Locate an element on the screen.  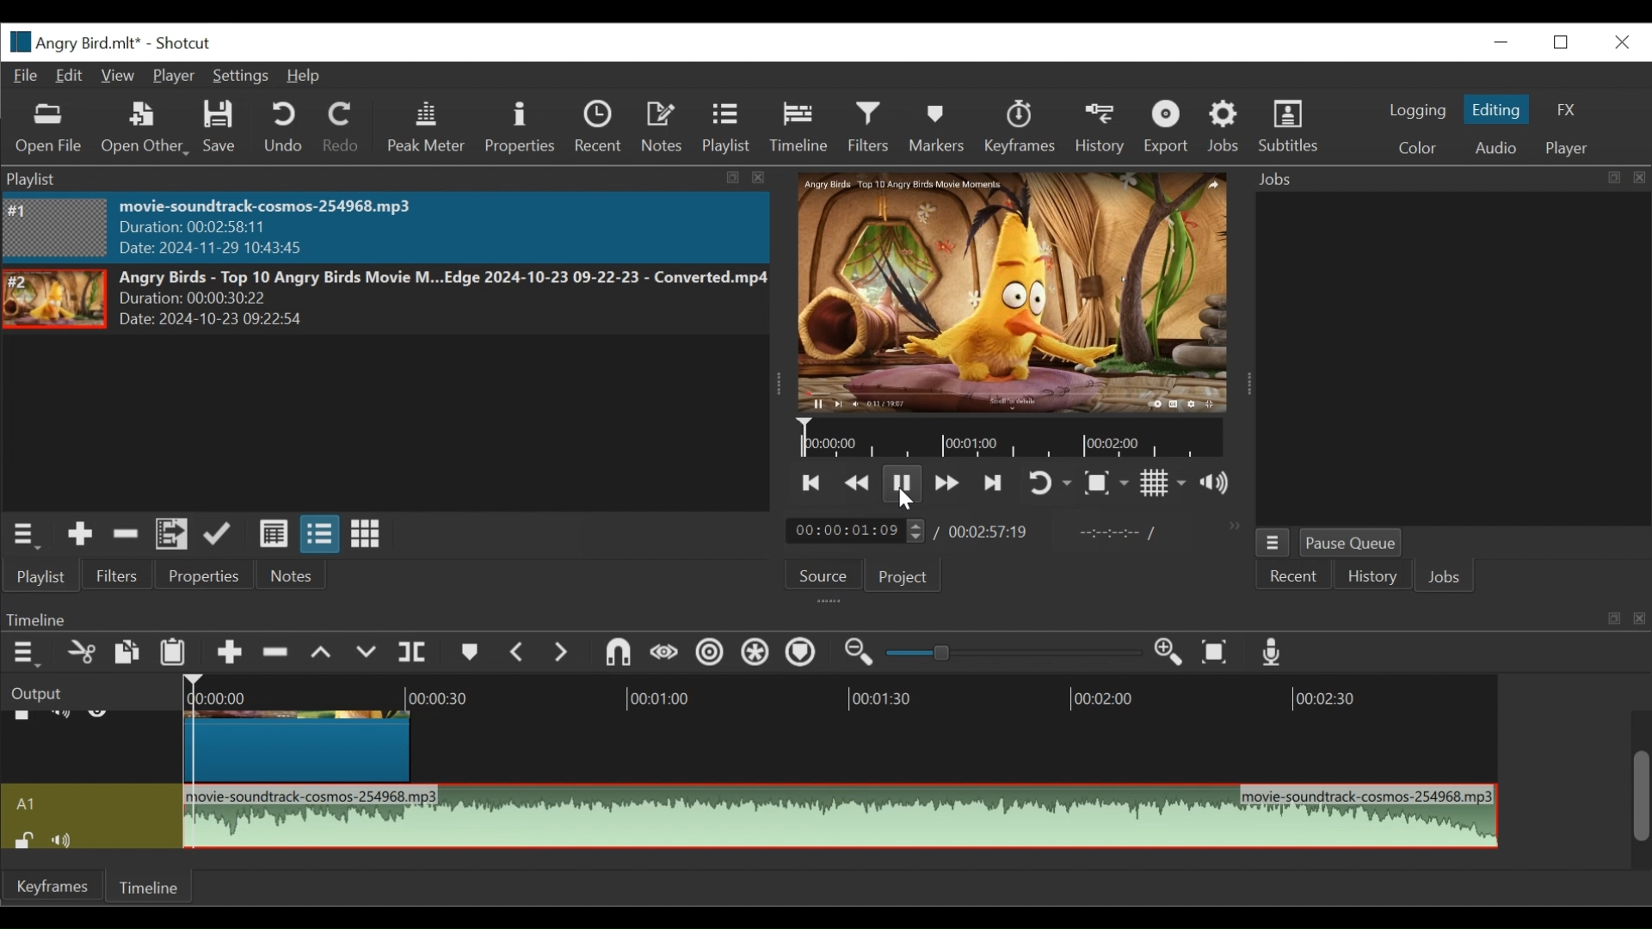
Toggle display grid on the player is located at coordinates (1164, 484).